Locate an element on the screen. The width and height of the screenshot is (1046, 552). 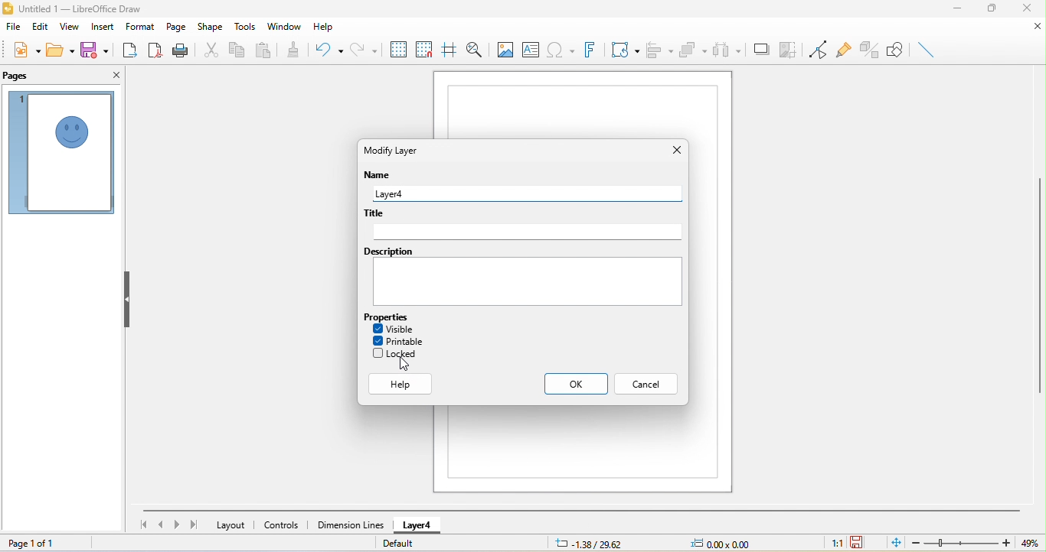
close is located at coordinates (1031, 28).